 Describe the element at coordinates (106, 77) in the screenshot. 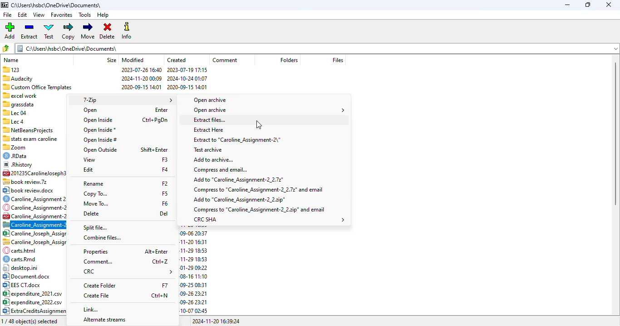

I see `88 Audacity 2024-11-2000:09 2024-10-24 01:07` at that location.